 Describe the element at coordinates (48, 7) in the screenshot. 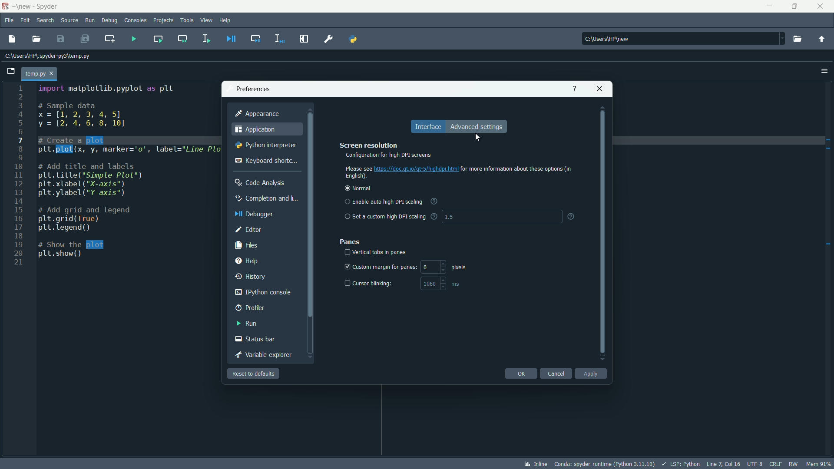

I see `app name` at that location.